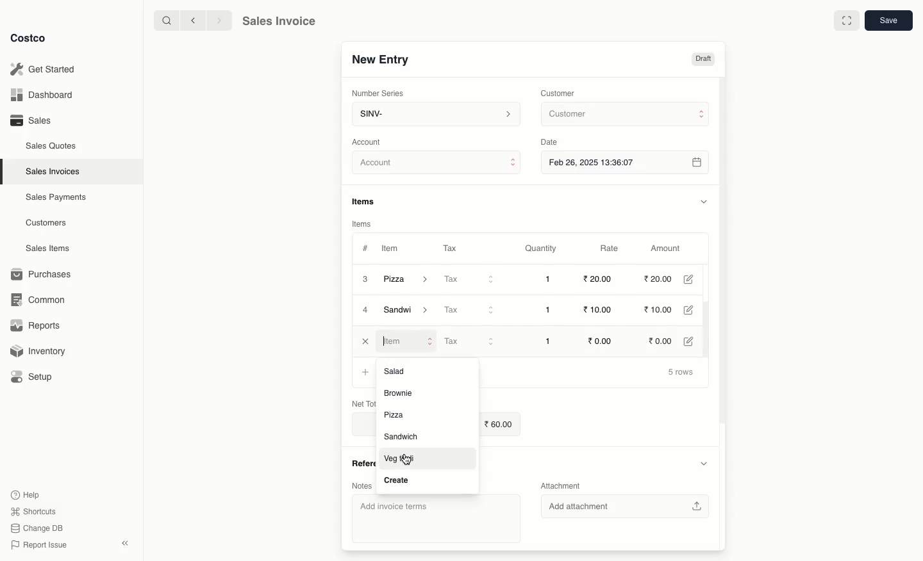 The height and width of the screenshot is (561, 923). What do you see at coordinates (365, 341) in the screenshot?
I see `cLOSE` at bounding box center [365, 341].